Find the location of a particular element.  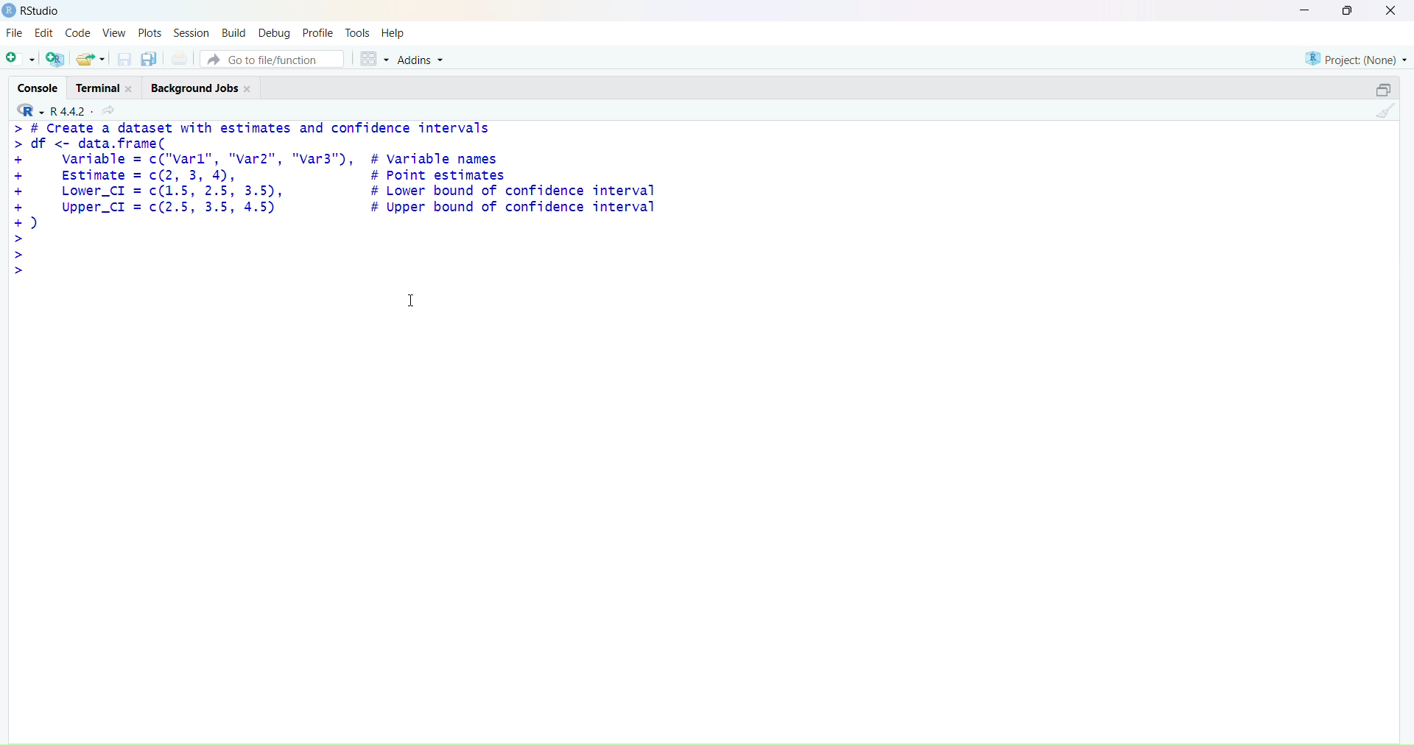

Go to file/function is located at coordinates (271, 60).